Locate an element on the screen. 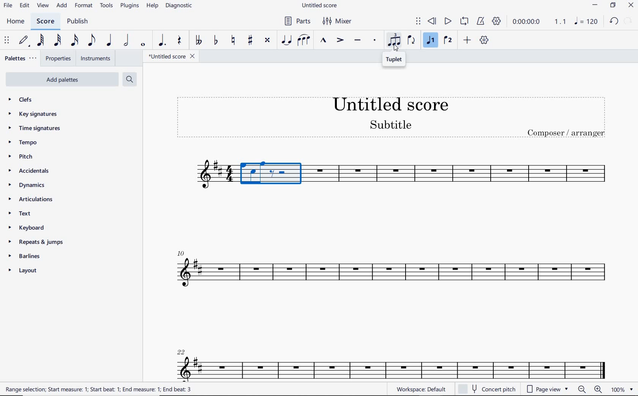 This screenshot has height=396, width=638. SCORE is located at coordinates (45, 22).